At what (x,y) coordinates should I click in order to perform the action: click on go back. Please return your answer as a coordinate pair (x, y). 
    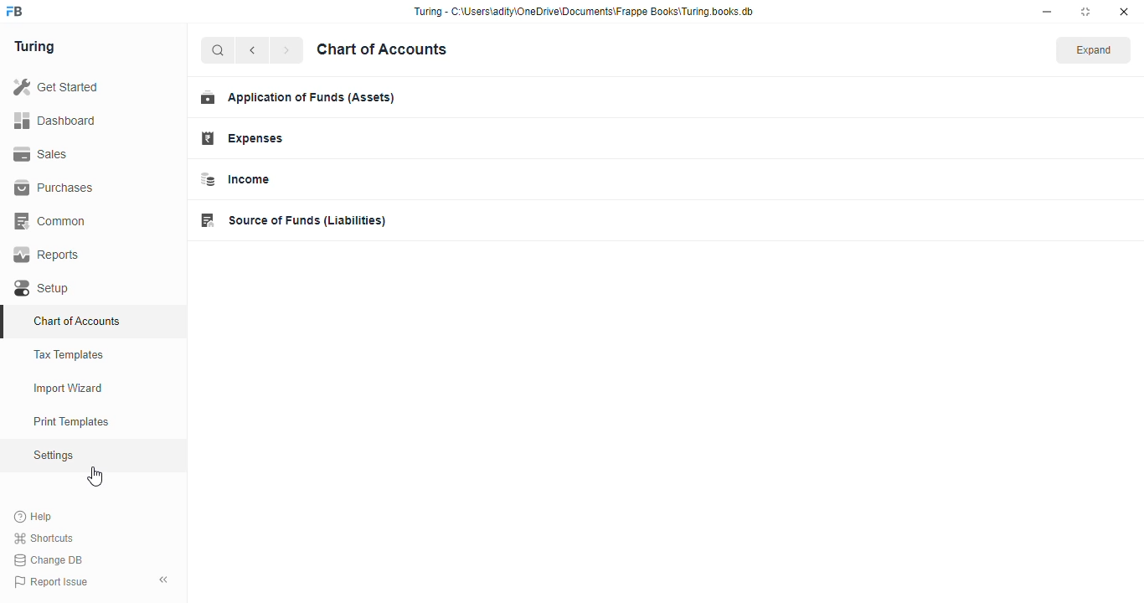
    Looking at the image, I should click on (253, 49).